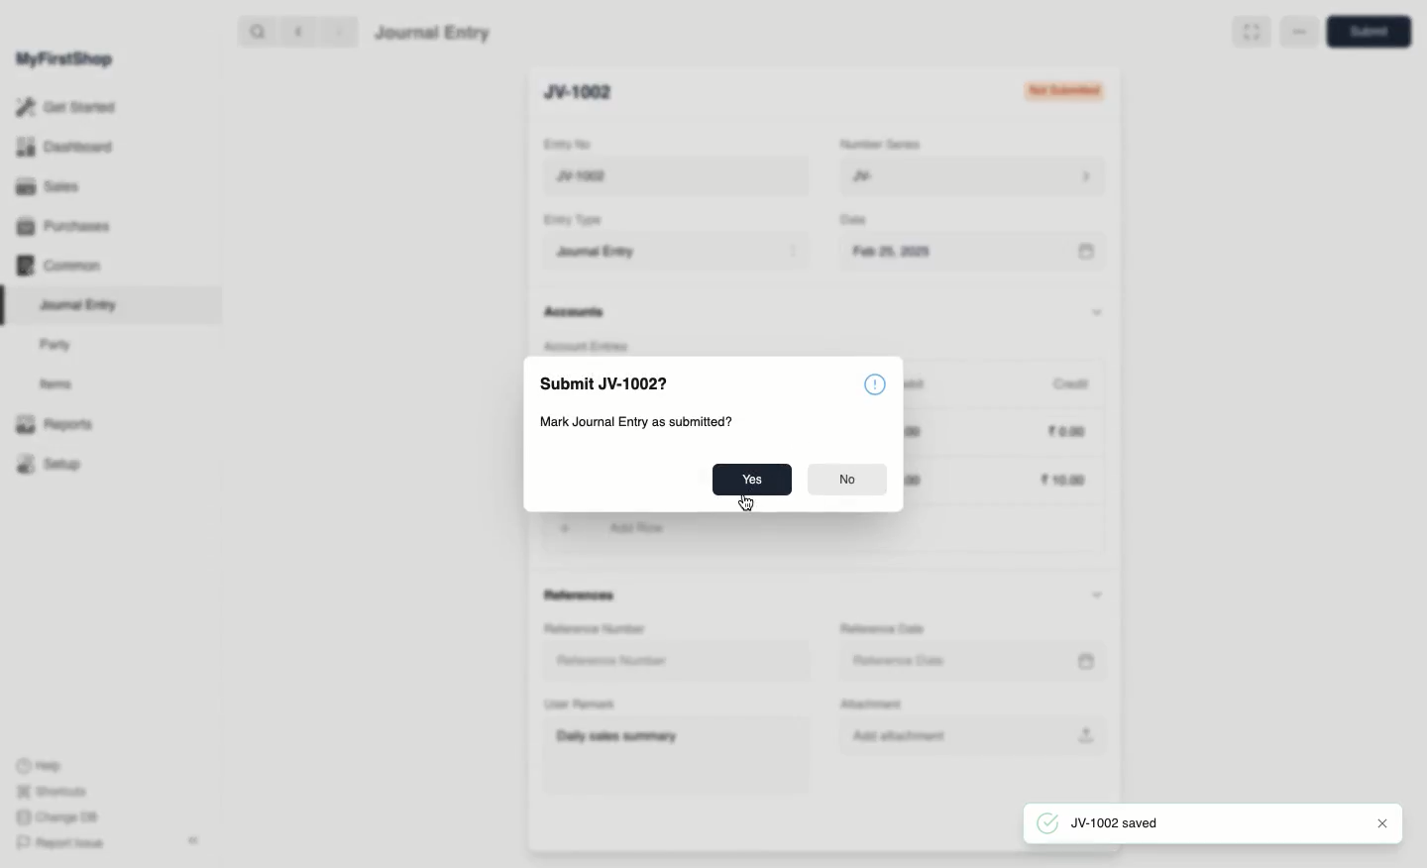 This screenshot has height=868, width=1427. What do you see at coordinates (63, 146) in the screenshot?
I see `Dashboard` at bounding box center [63, 146].